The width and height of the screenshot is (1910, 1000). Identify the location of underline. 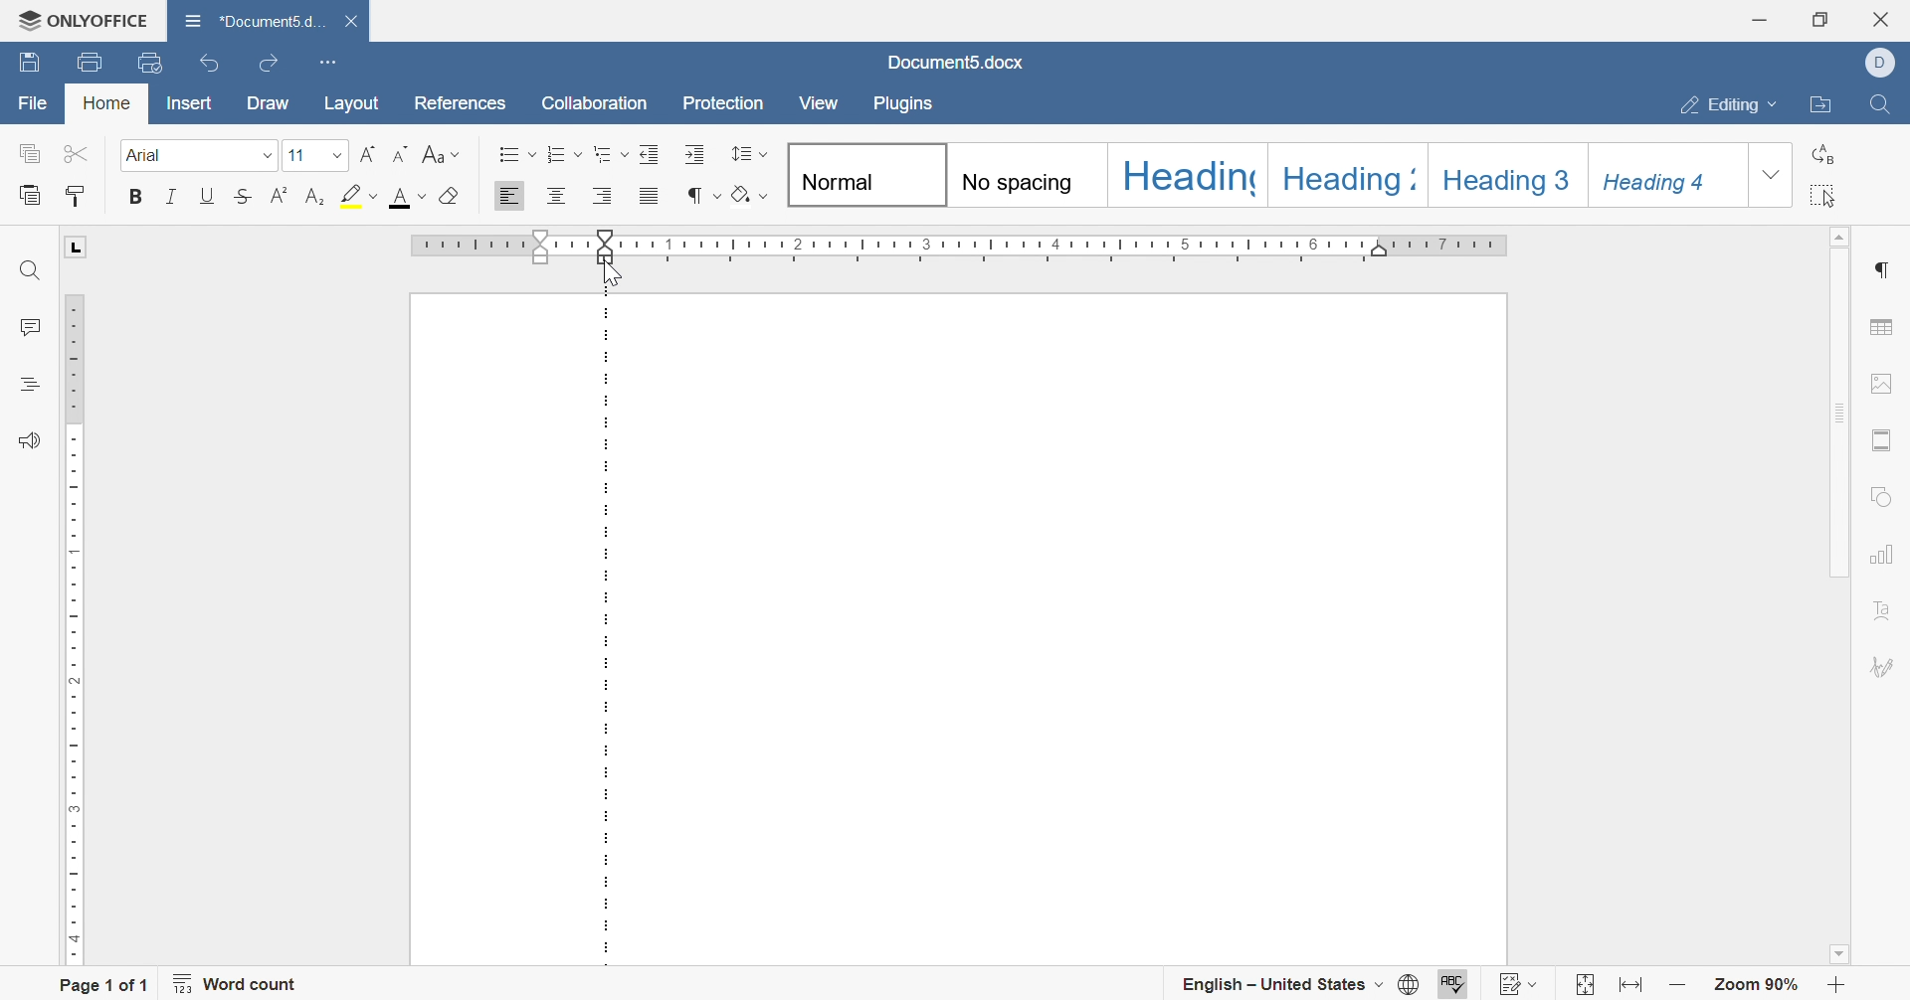
(208, 194).